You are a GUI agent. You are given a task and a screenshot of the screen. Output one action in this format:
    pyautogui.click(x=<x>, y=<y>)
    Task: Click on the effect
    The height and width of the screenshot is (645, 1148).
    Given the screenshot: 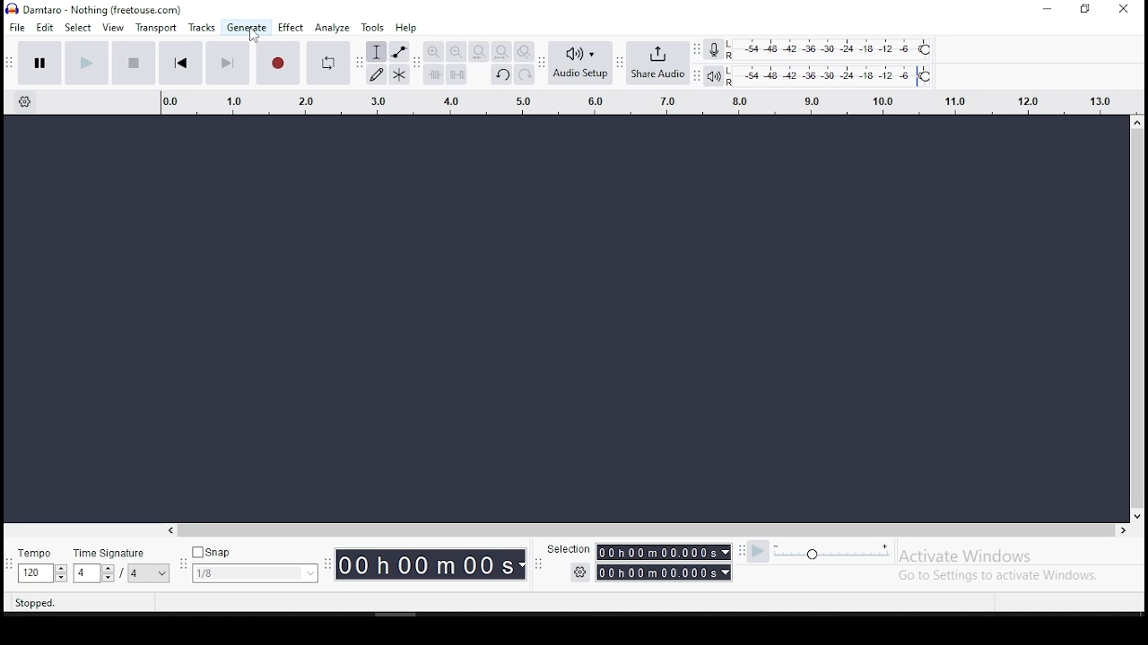 What is the action you would take?
    pyautogui.click(x=291, y=28)
    